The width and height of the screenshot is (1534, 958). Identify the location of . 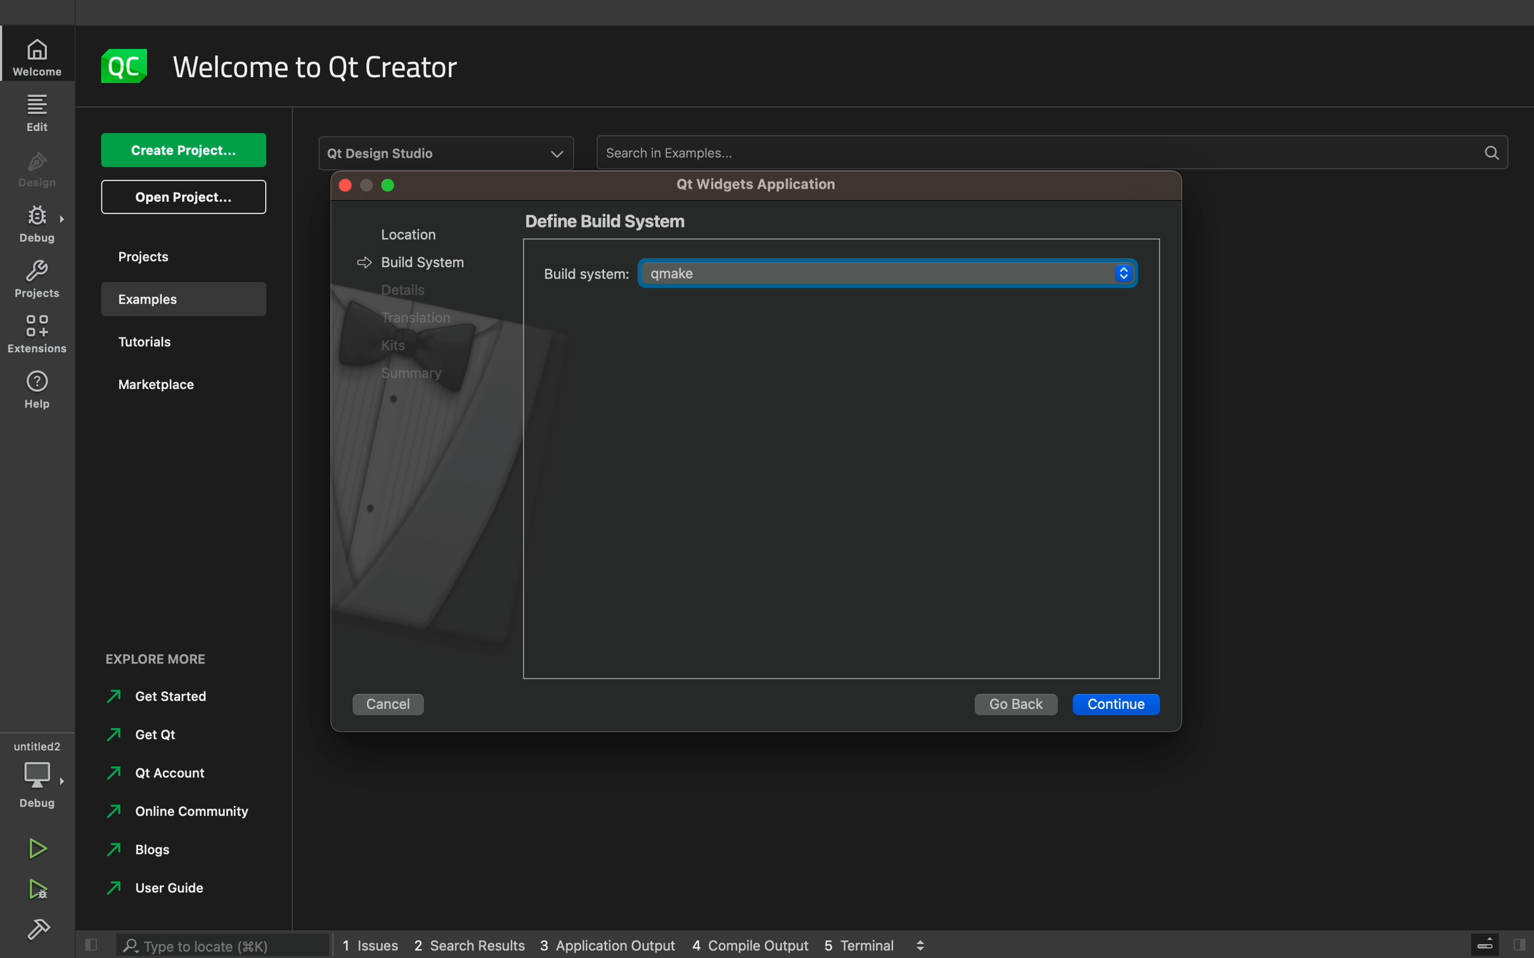
(38, 224).